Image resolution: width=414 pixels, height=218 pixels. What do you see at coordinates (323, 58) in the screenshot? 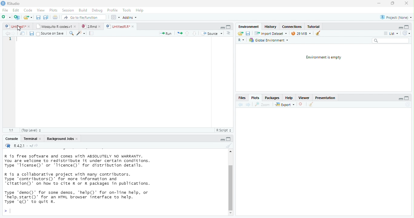
I see `Environment is empty.` at bounding box center [323, 58].